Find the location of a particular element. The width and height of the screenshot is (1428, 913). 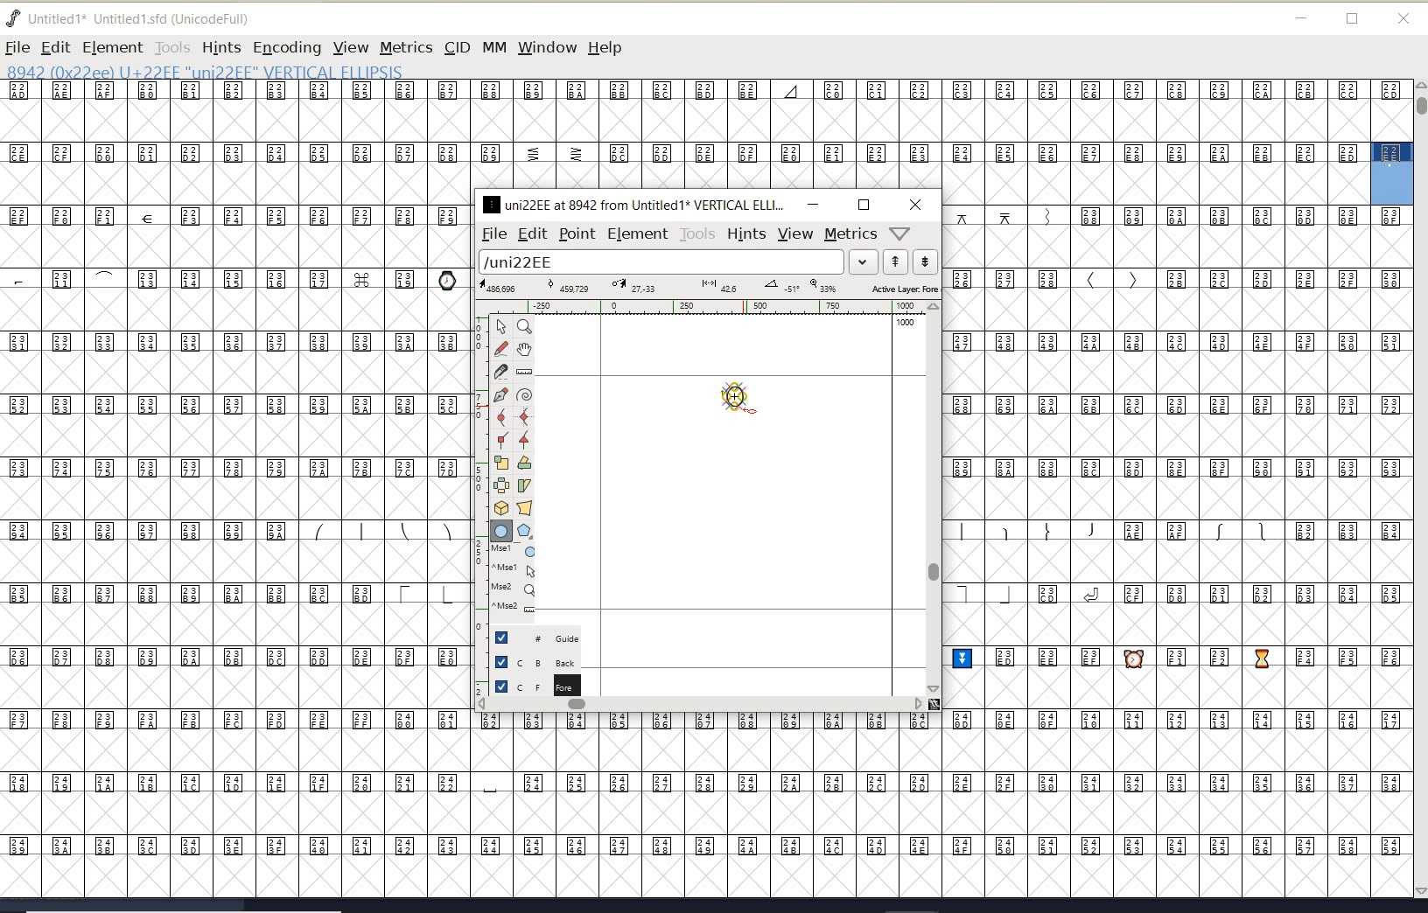

a vertical ellipsis creation is located at coordinates (736, 402).